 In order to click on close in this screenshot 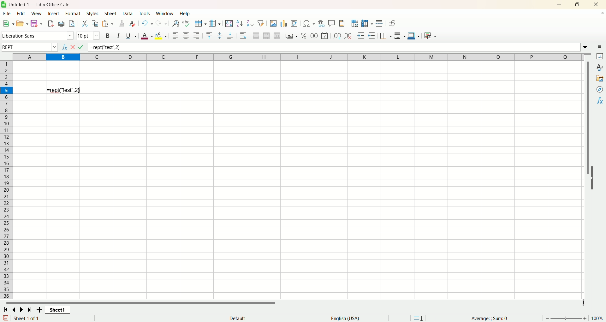, I will do `click(596, 4)`.